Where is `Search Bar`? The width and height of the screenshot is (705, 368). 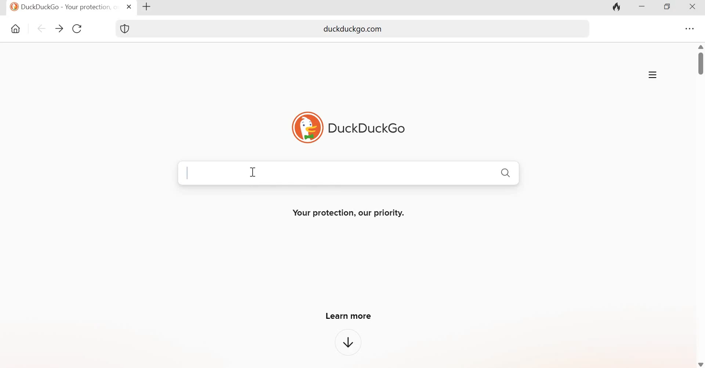 Search Bar is located at coordinates (350, 173).